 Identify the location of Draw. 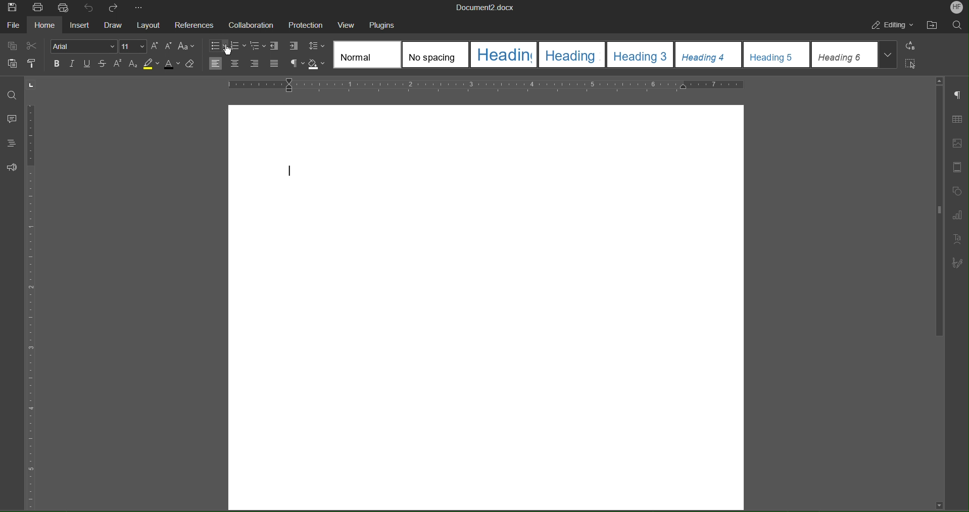
(114, 26).